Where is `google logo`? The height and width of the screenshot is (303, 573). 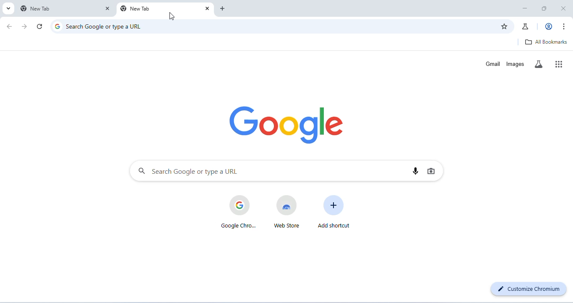 google logo is located at coordinates (287, 126).